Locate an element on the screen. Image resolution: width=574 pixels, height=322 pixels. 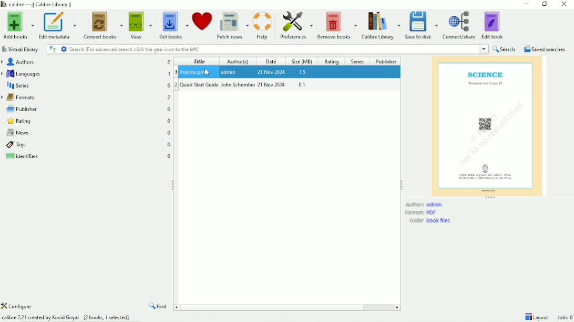
Donate is located at coordinates (202, 24).